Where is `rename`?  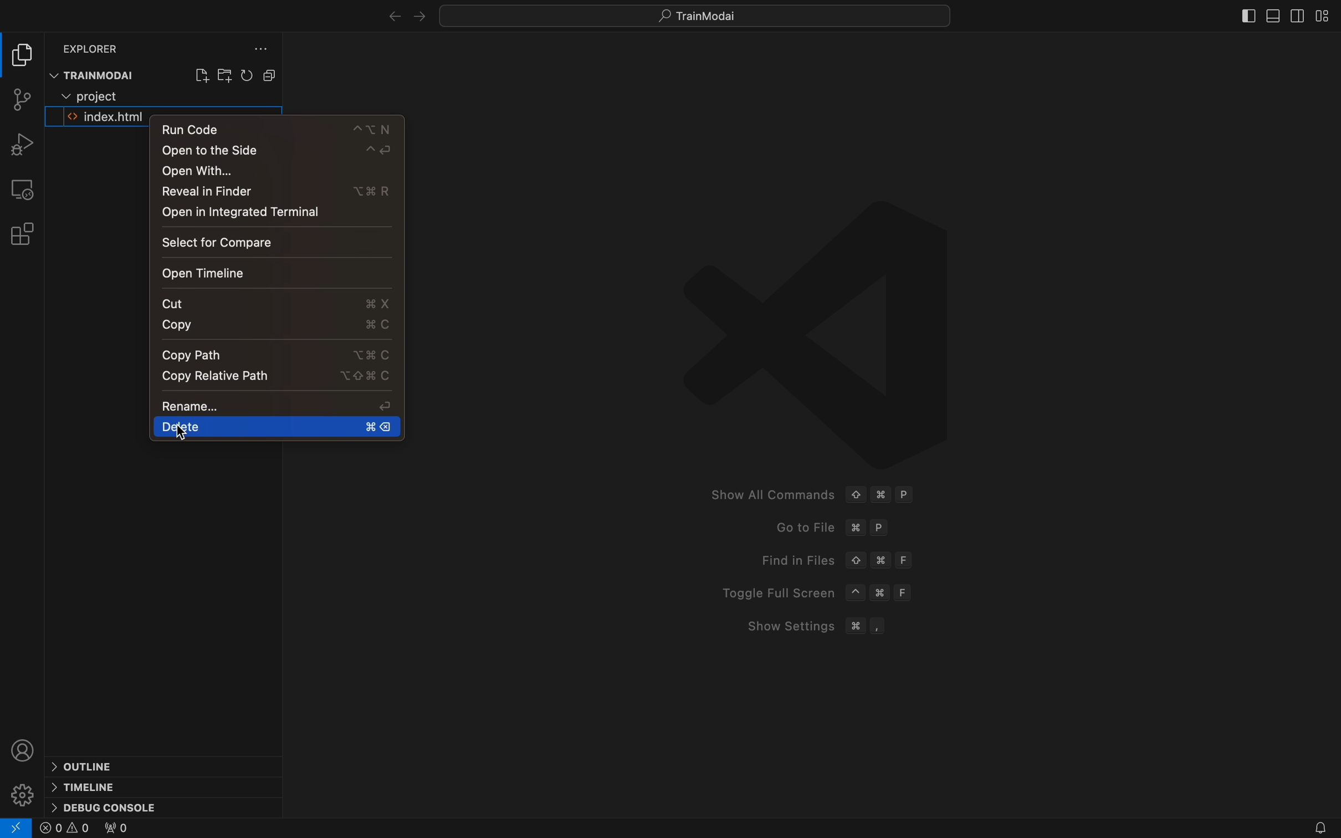 rename is located at coordinates (386, 406).